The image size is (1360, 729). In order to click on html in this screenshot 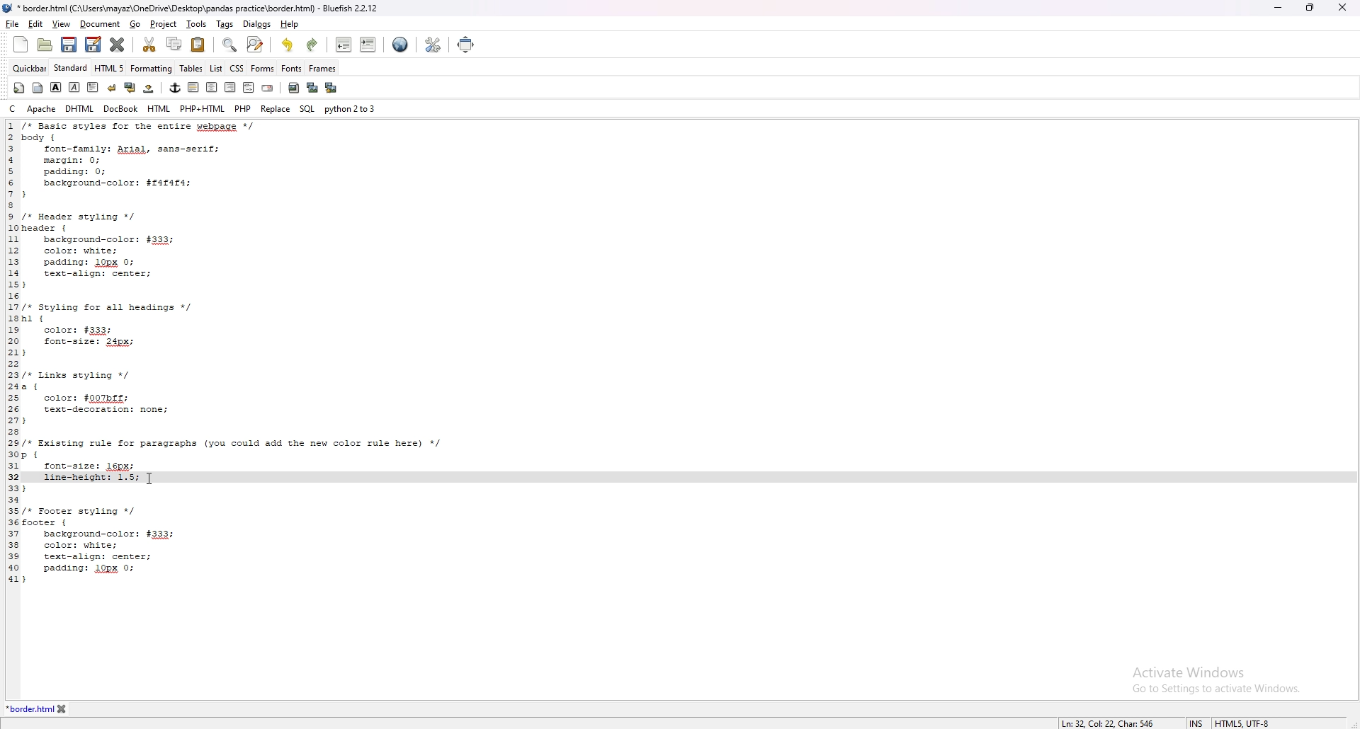, I will do `click(159, 108)`.